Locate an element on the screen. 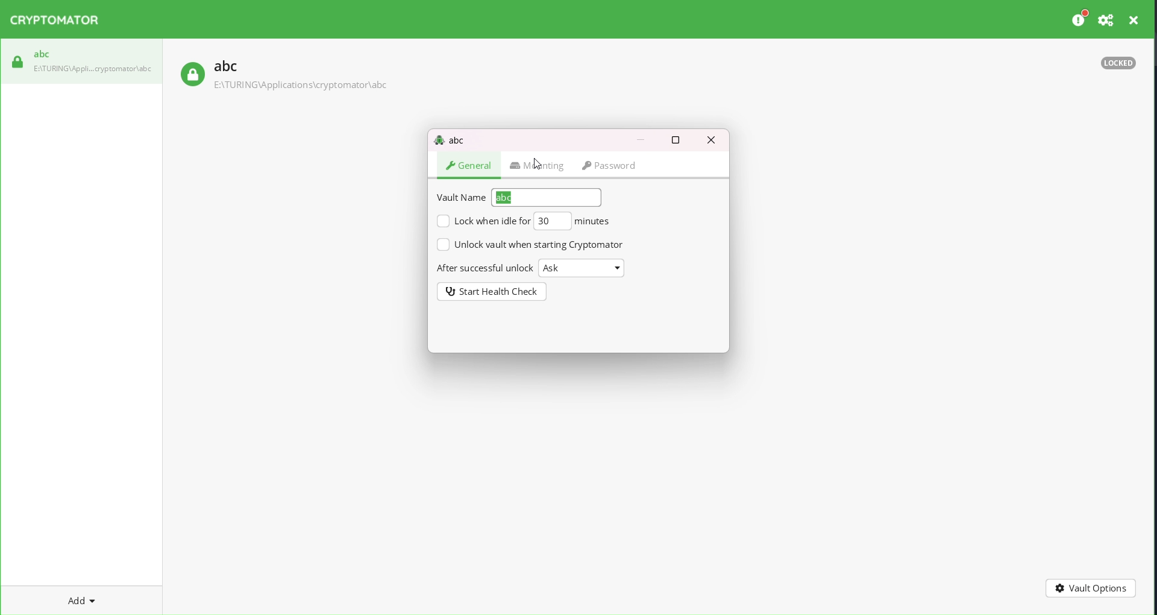 The width and height of the screenshot is (1157, 615). close is located at coordinates (1135, 20).